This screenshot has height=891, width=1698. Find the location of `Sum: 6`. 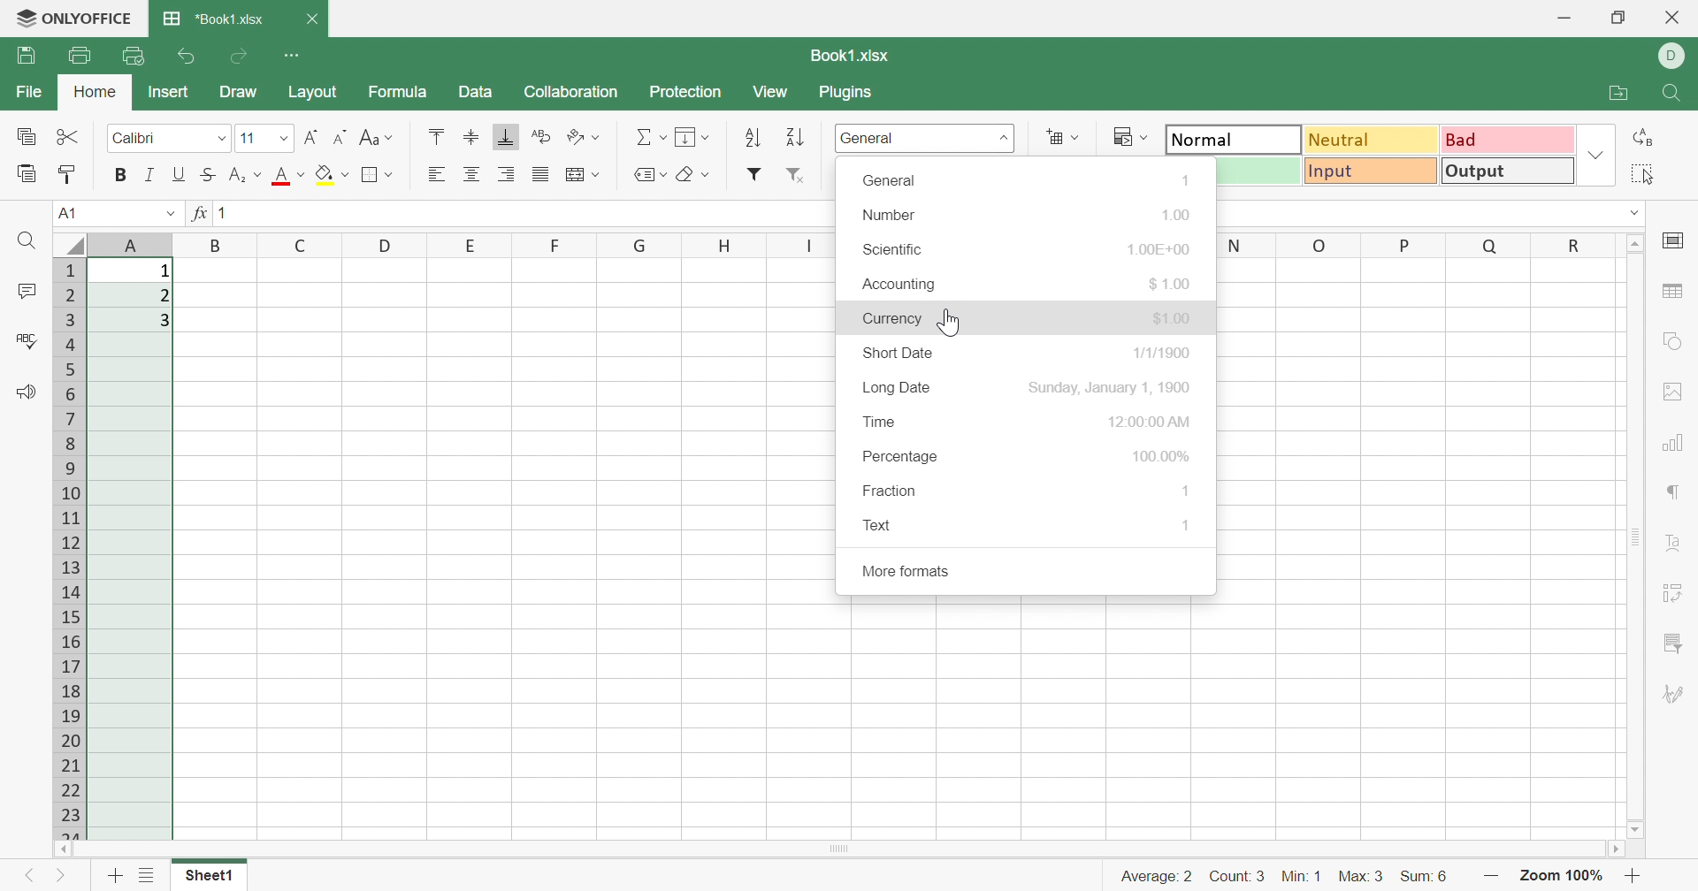

Sum: 6 is located at coordinates (1423, 878).